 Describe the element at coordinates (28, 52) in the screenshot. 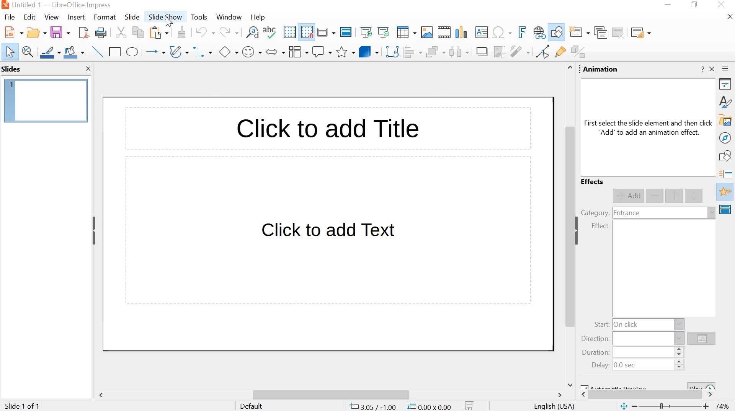

I see `zoom and pan` at that location.